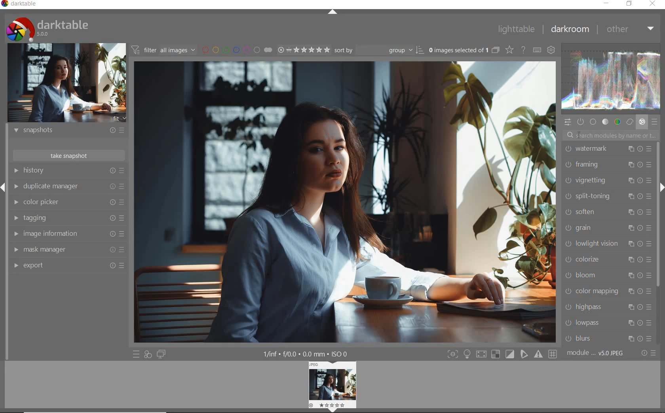  What do you see at coordinates (331, 386) in the screenshot?
I see `image preview` at bounding box center [331, 386].